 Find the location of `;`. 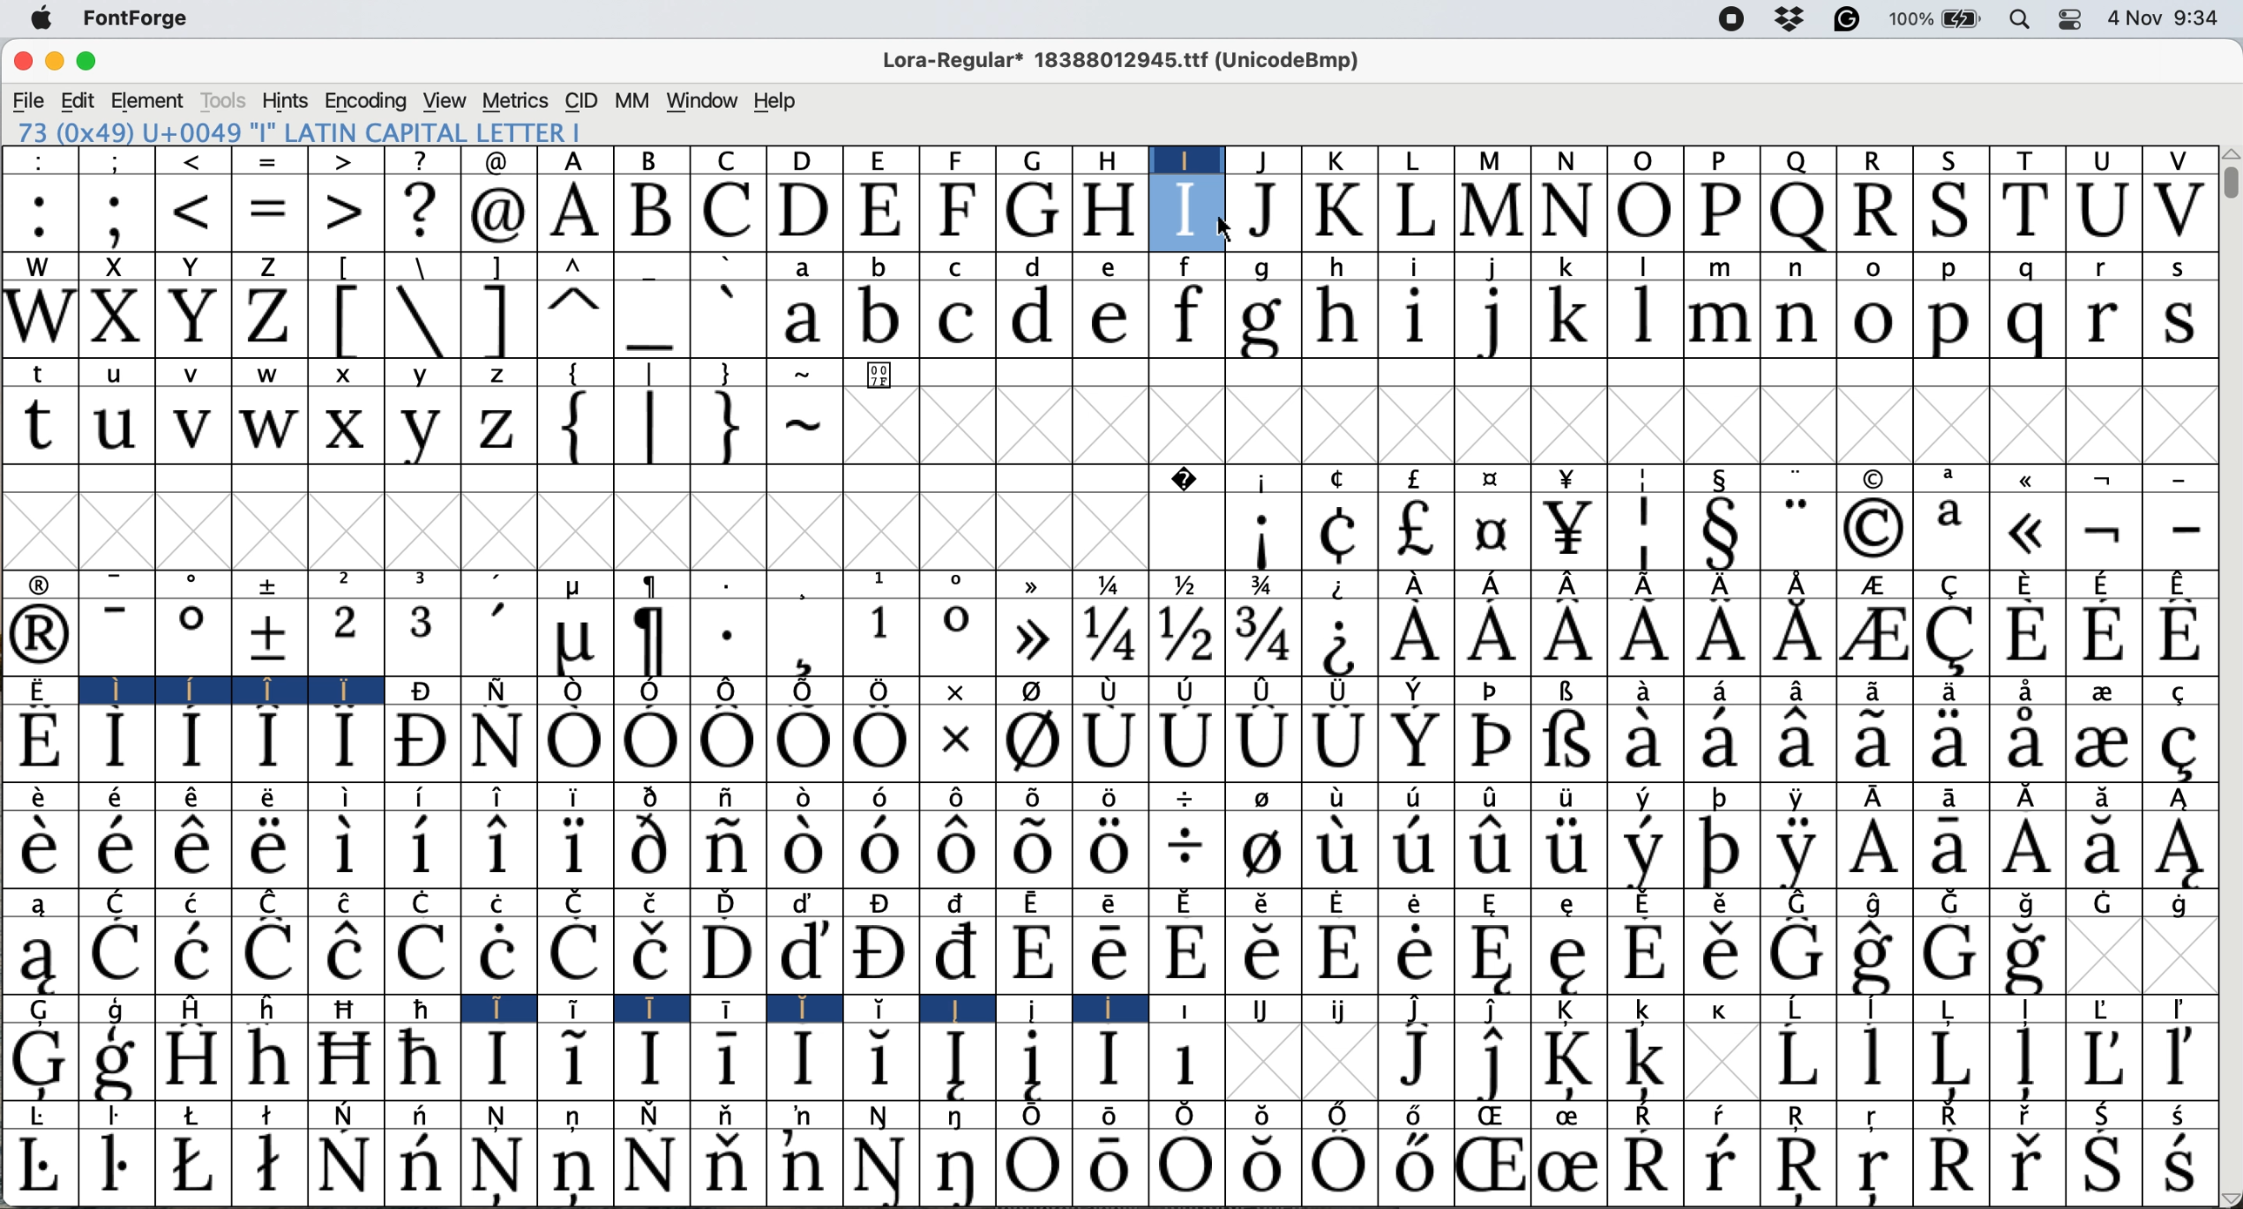

; is located at coordinates (119, 160).